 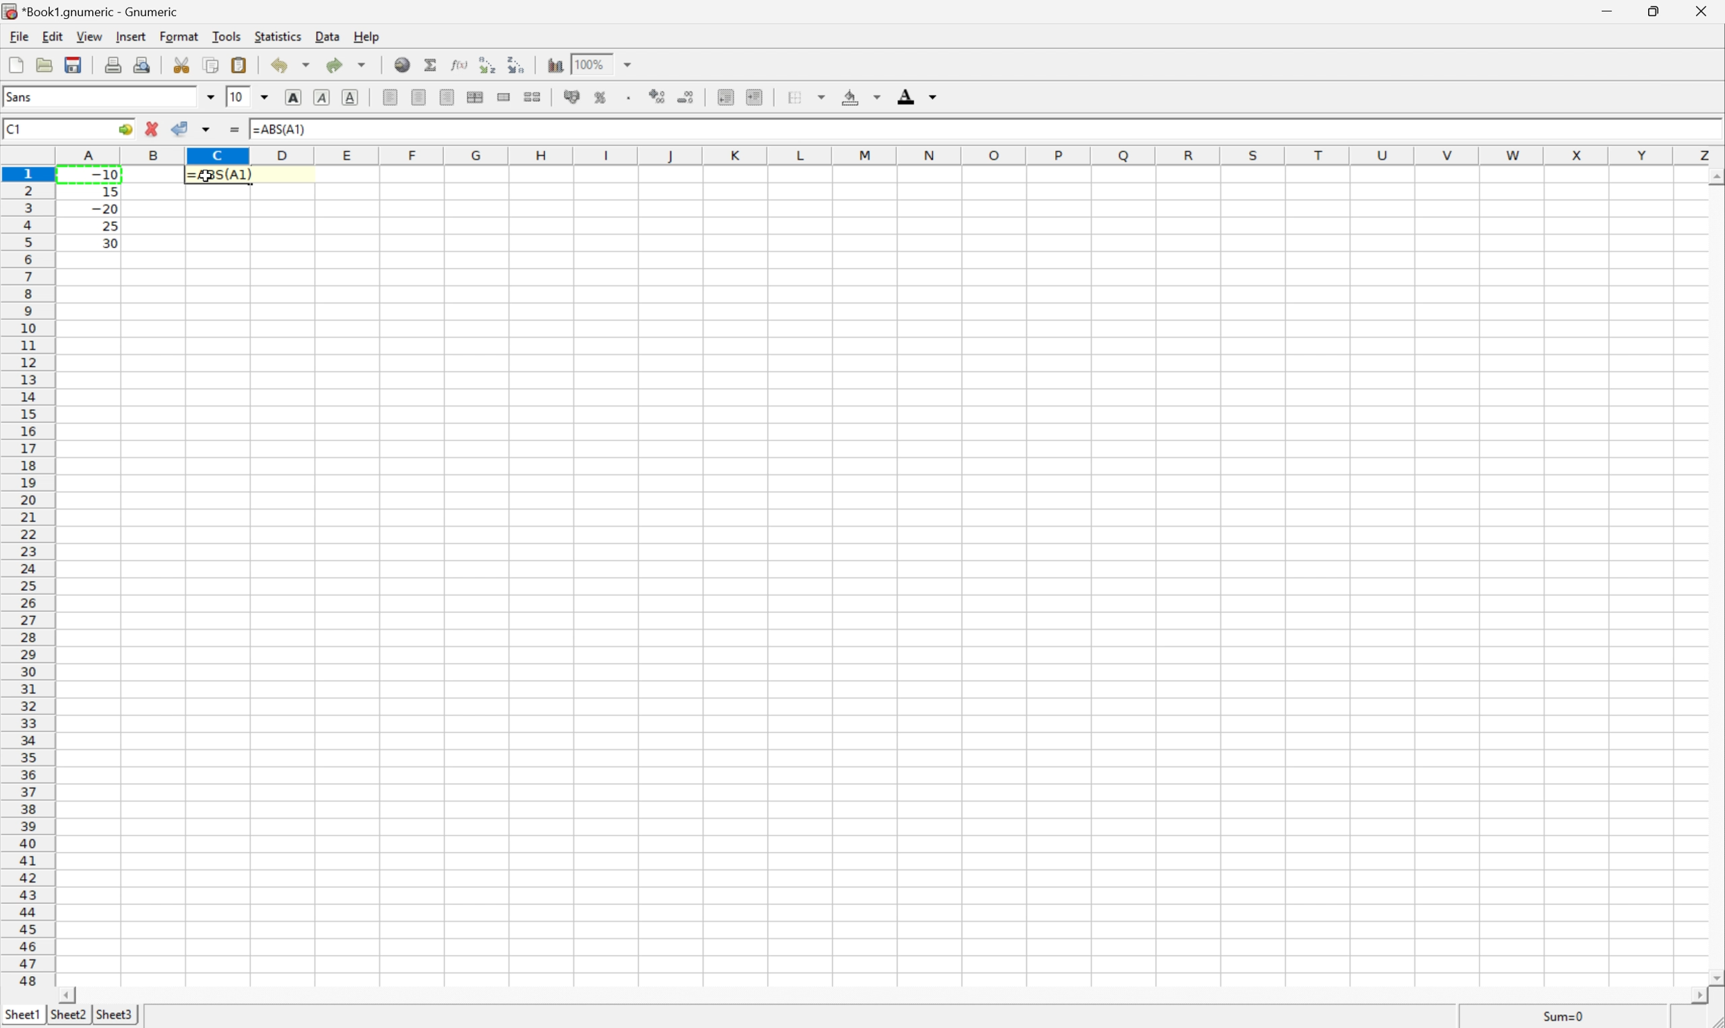 I want to click on Column names, so click(x=891, y=154).